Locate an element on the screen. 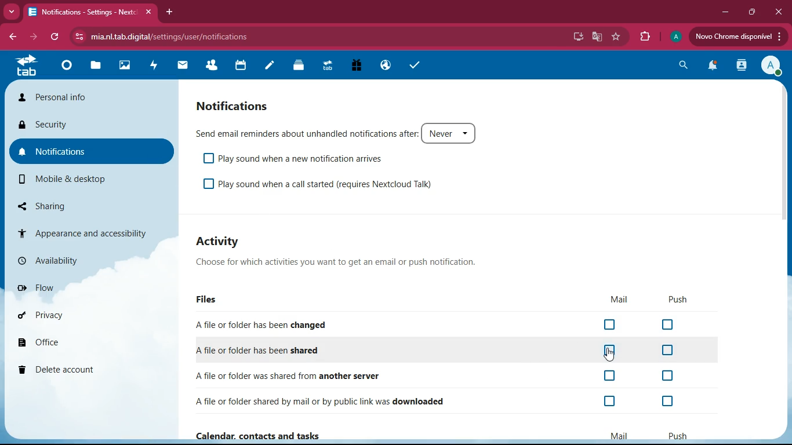  refresh is located at coordinates (56, 36).